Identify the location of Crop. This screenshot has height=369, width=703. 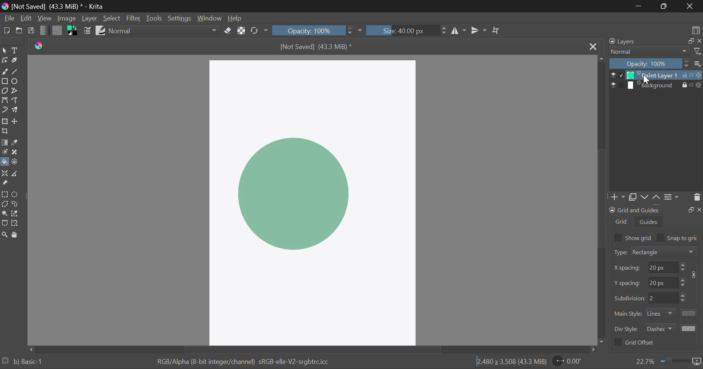
(4, 131).